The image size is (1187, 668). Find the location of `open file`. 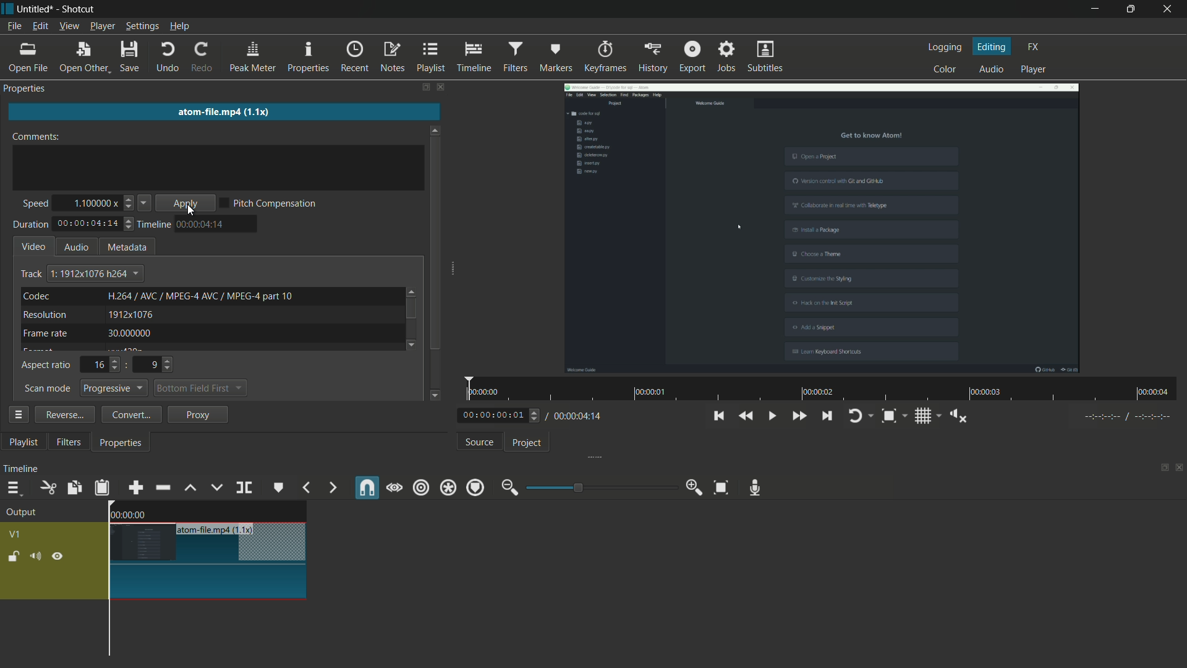

open file is located at coordinates (25, 58).